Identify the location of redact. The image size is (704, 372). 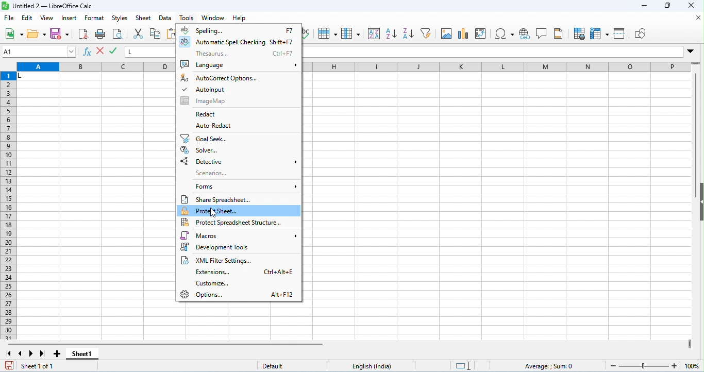
(212, 114).